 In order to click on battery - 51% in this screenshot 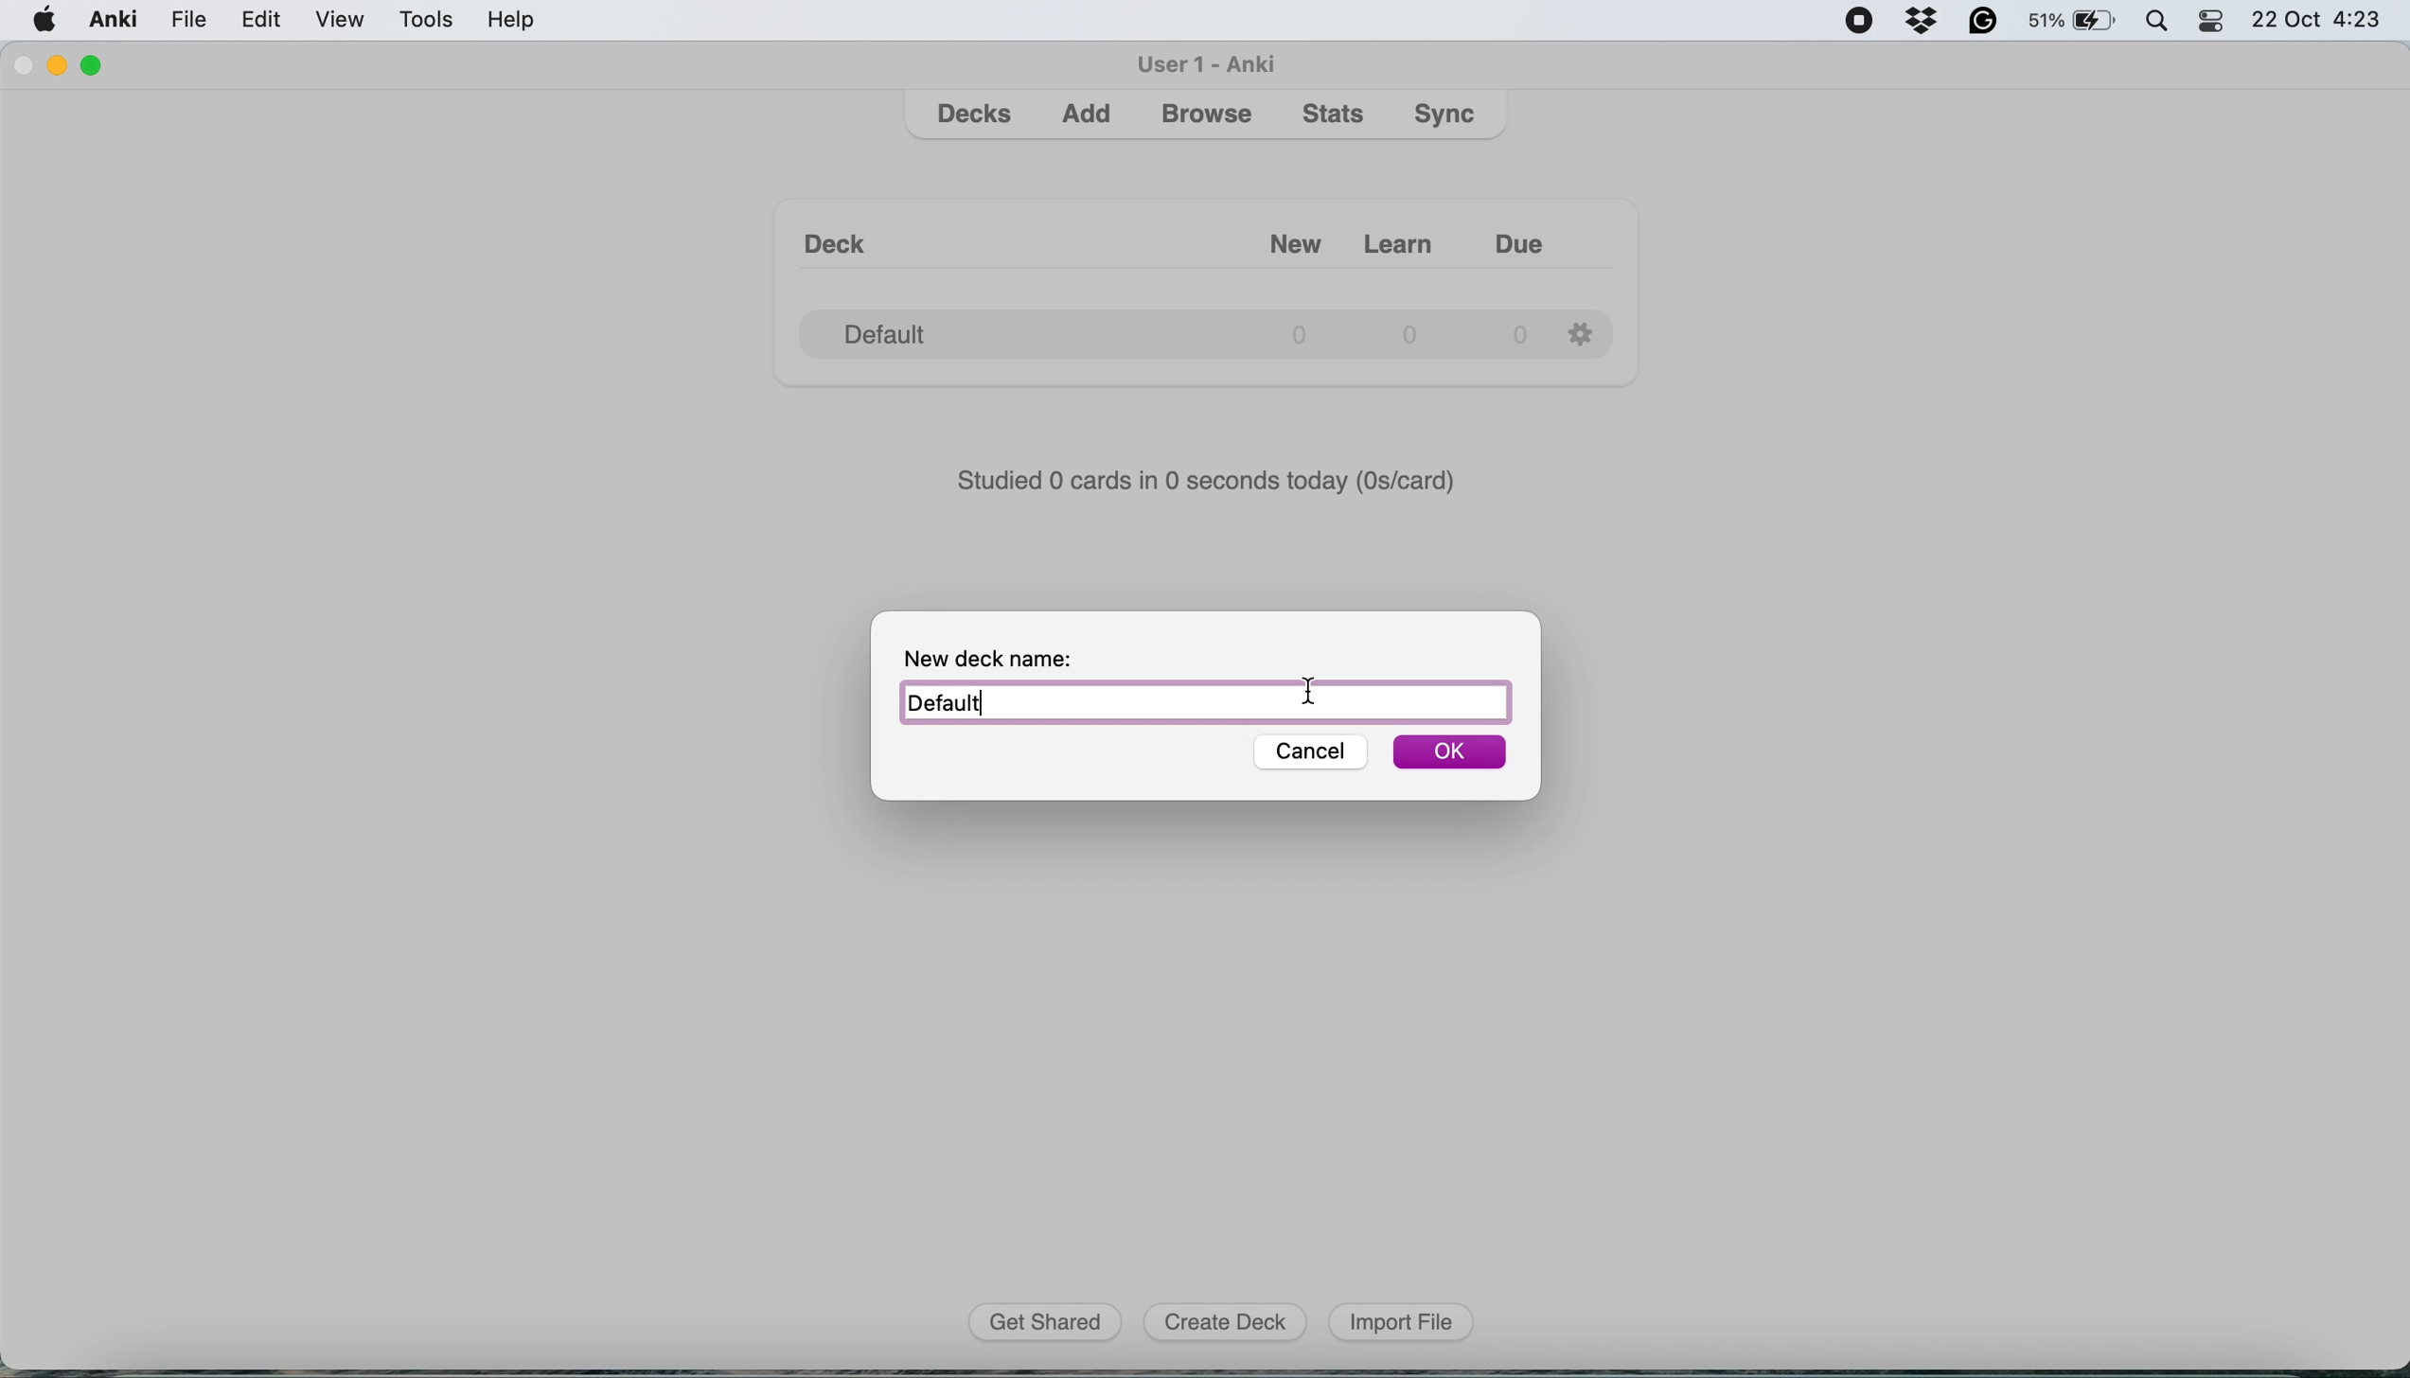, I will do `click(2070, 24)`.